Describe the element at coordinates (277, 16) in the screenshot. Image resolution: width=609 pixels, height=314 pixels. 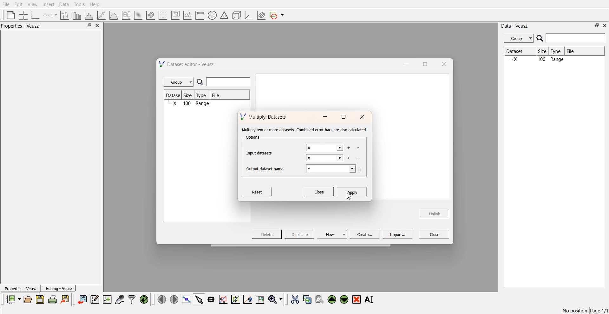
I see `add a shape` at that location.